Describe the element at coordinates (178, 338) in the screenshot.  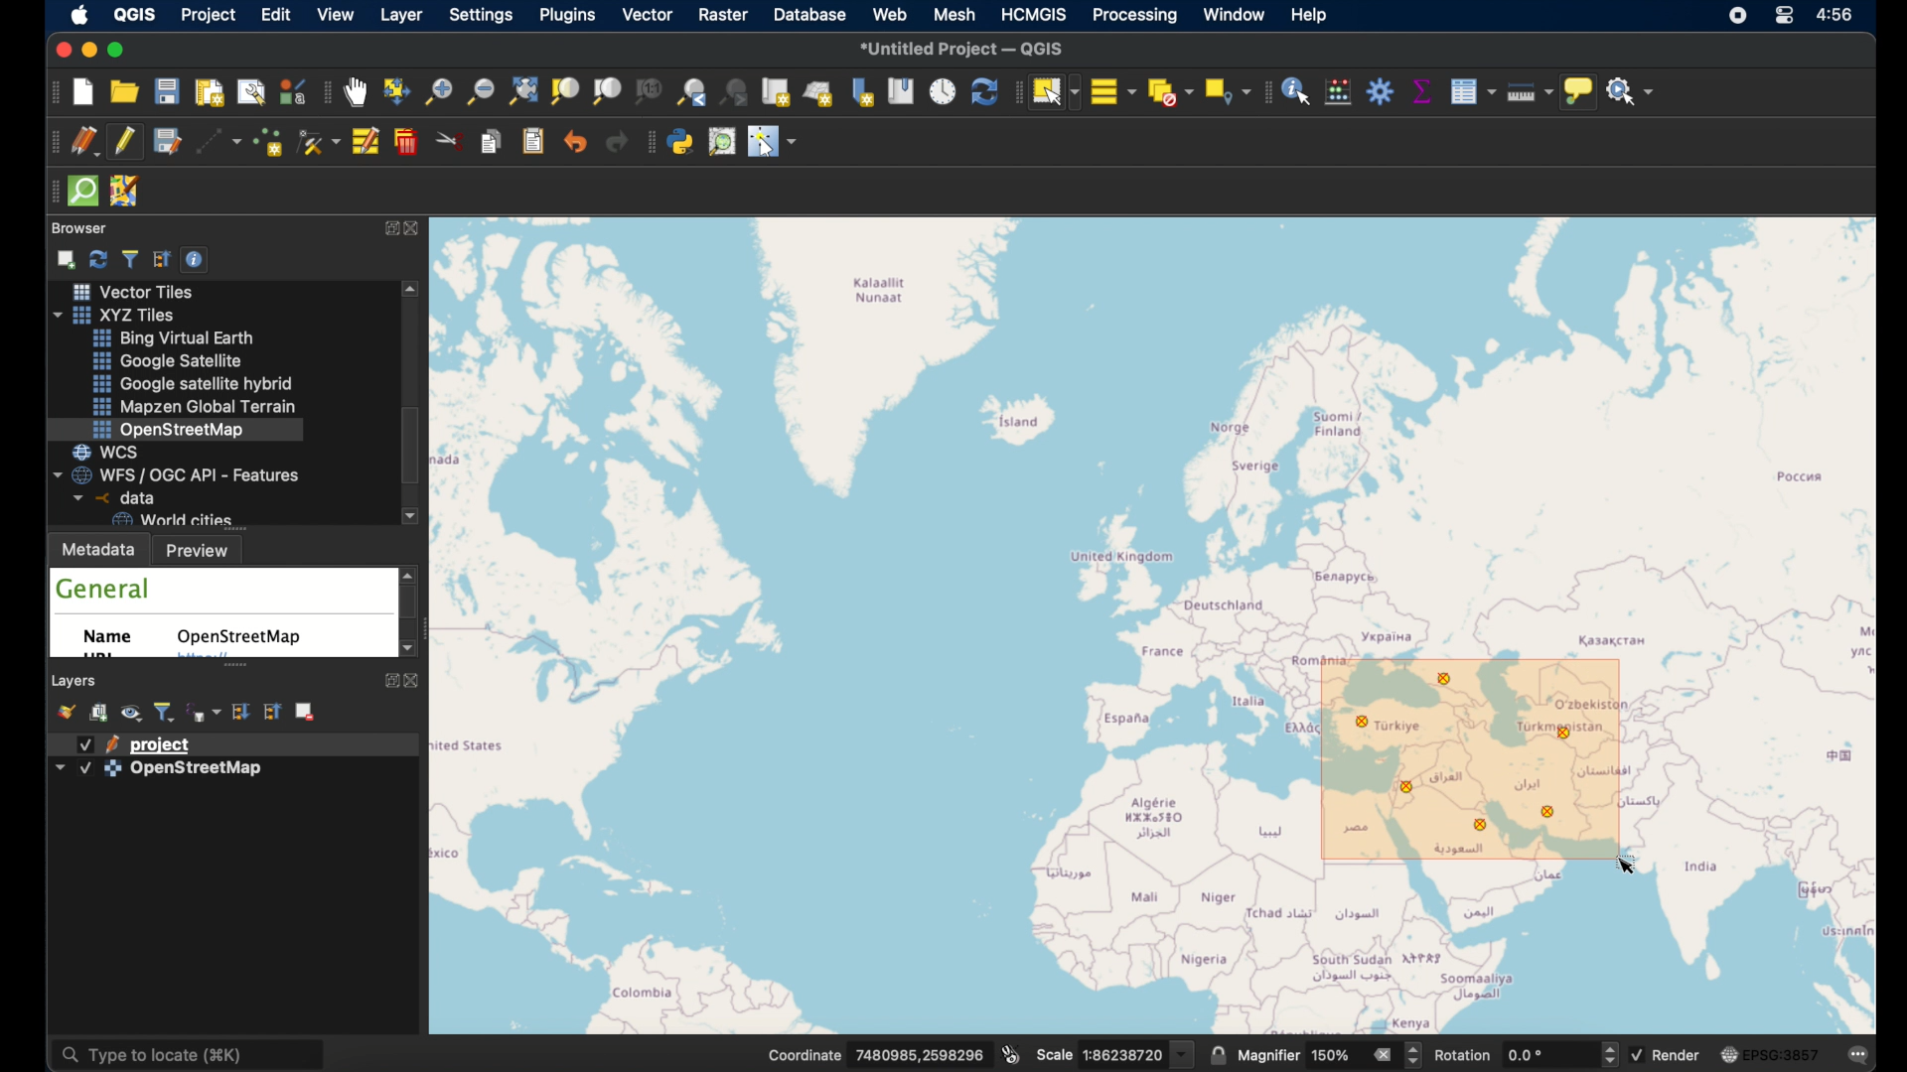
I see `bing virtual earth` at that location.